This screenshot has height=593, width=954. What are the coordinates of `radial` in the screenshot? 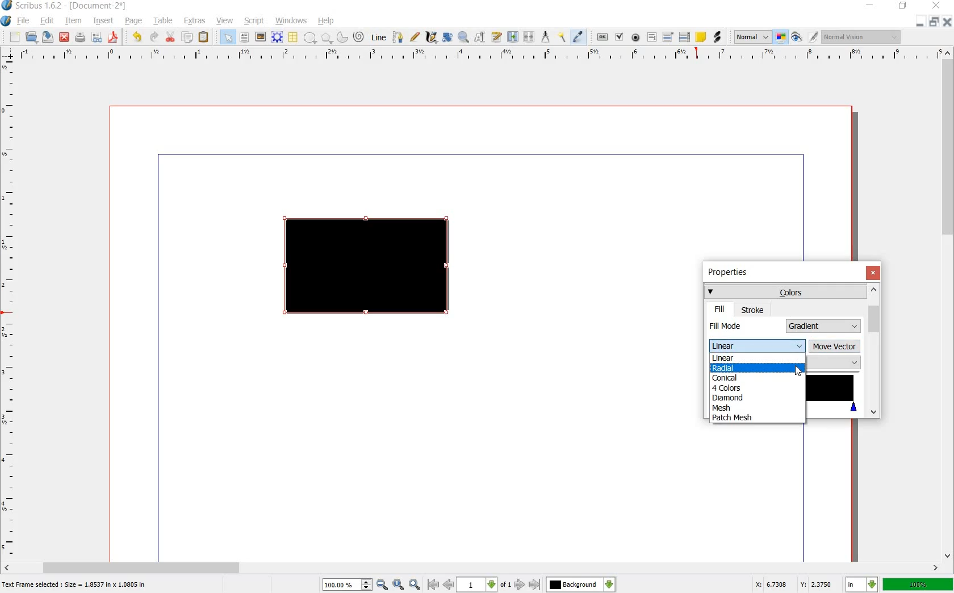 It's located at (730, 368).